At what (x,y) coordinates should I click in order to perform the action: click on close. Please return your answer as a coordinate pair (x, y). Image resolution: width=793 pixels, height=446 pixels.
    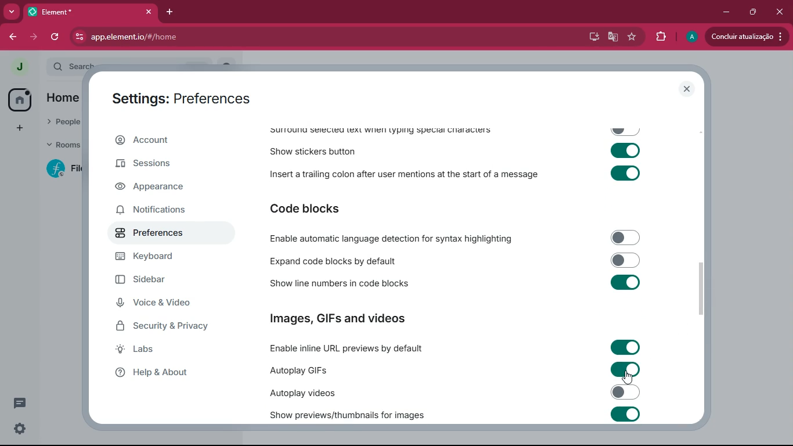
    Looking at the image, I should click on (780, 12).